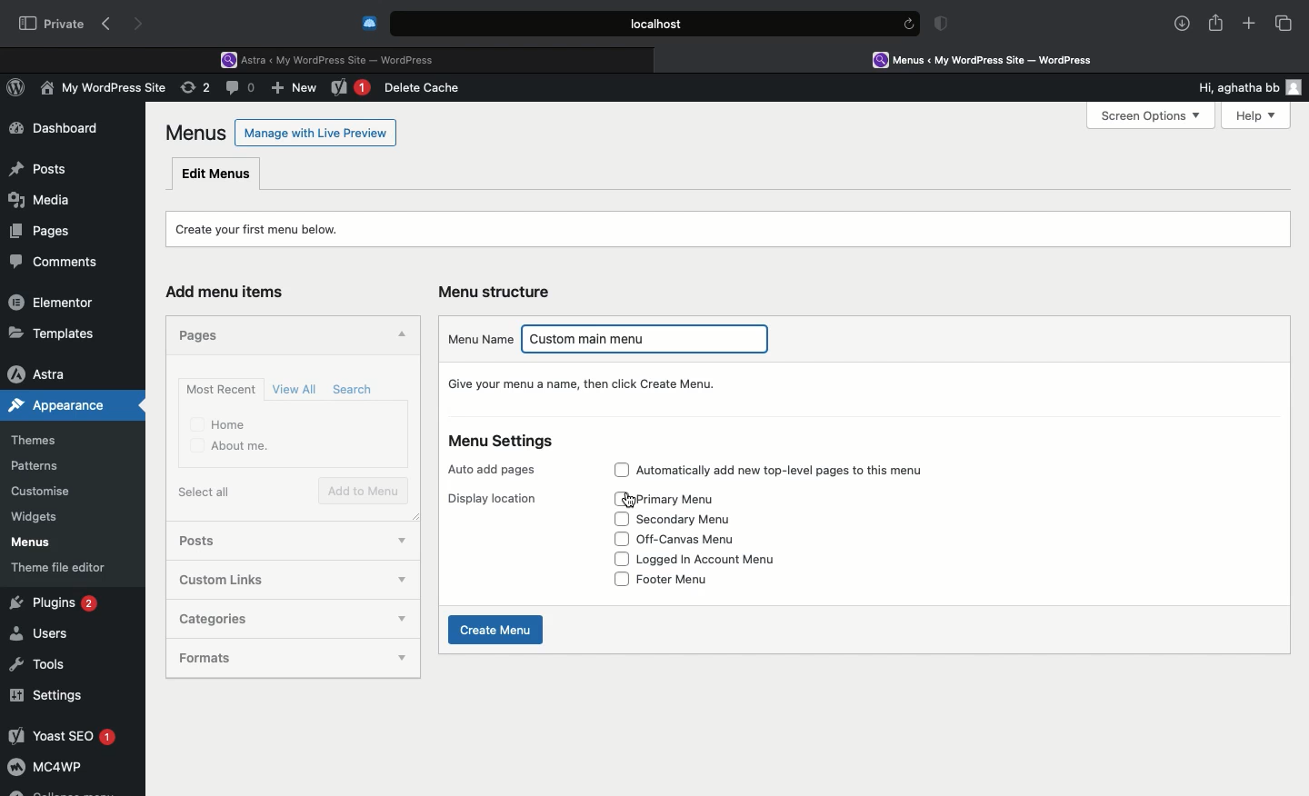 This screenshot has height=796, width=1309. What do you see at coordinates (193, 90) in the screenshot?
I see `Revision (2)` at bounding box center [193, 90].